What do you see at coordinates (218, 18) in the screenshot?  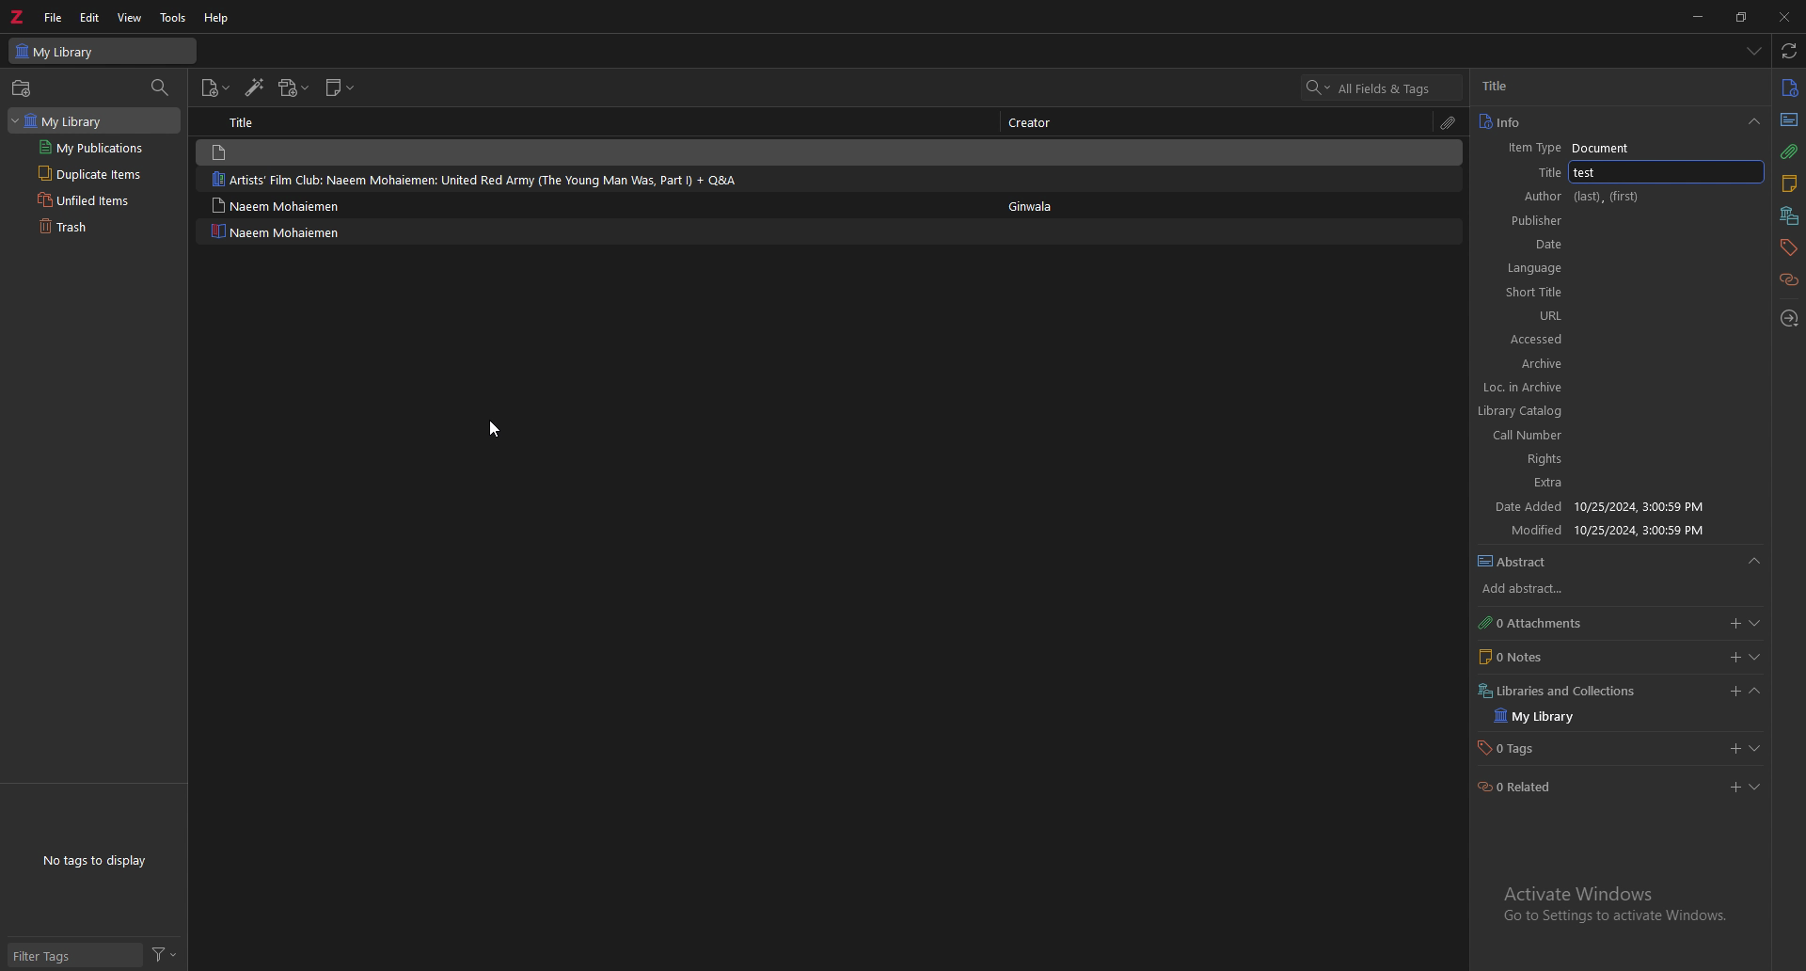 I see `help` at bounding box center [218, 18].